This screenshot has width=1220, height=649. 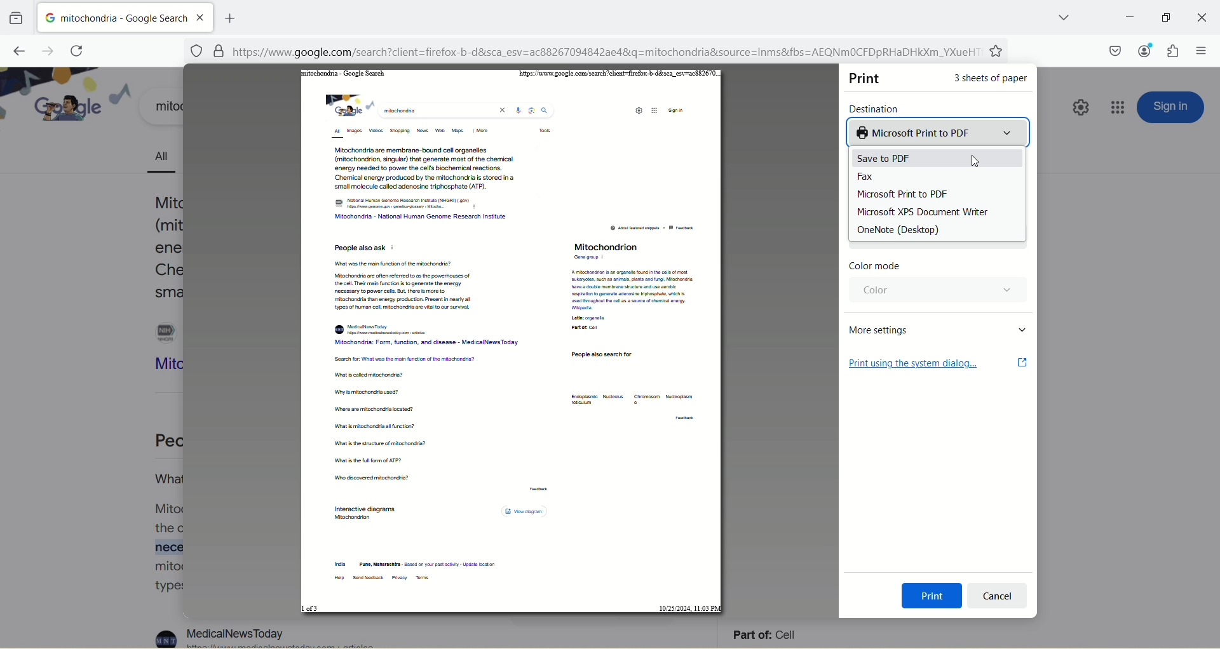 I want to click on view recent browsing across windows and devices, so click(x=17, y=18).